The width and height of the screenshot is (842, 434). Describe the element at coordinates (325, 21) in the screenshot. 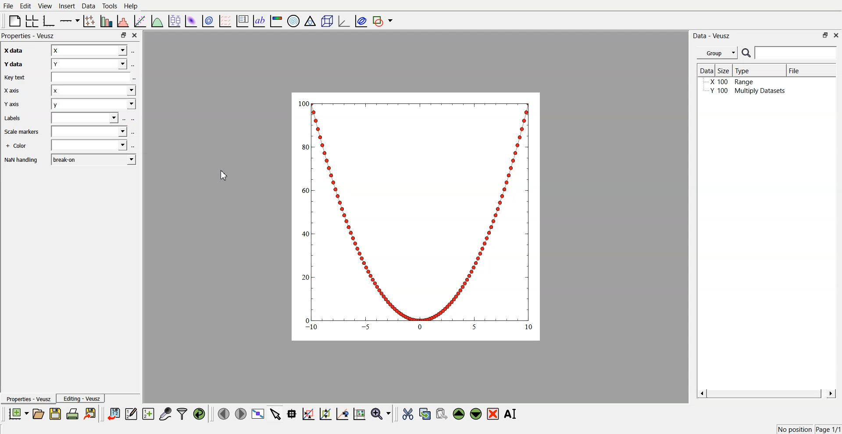

I see `3d shapes` at that location.